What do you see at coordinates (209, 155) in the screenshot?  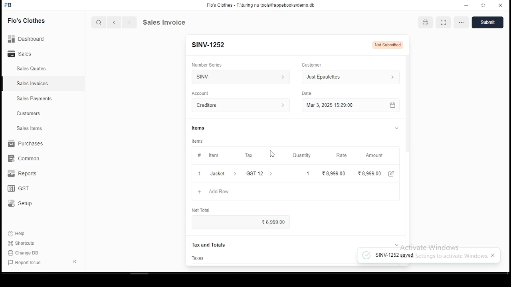 I see `item` at bounding box center [209, 155].